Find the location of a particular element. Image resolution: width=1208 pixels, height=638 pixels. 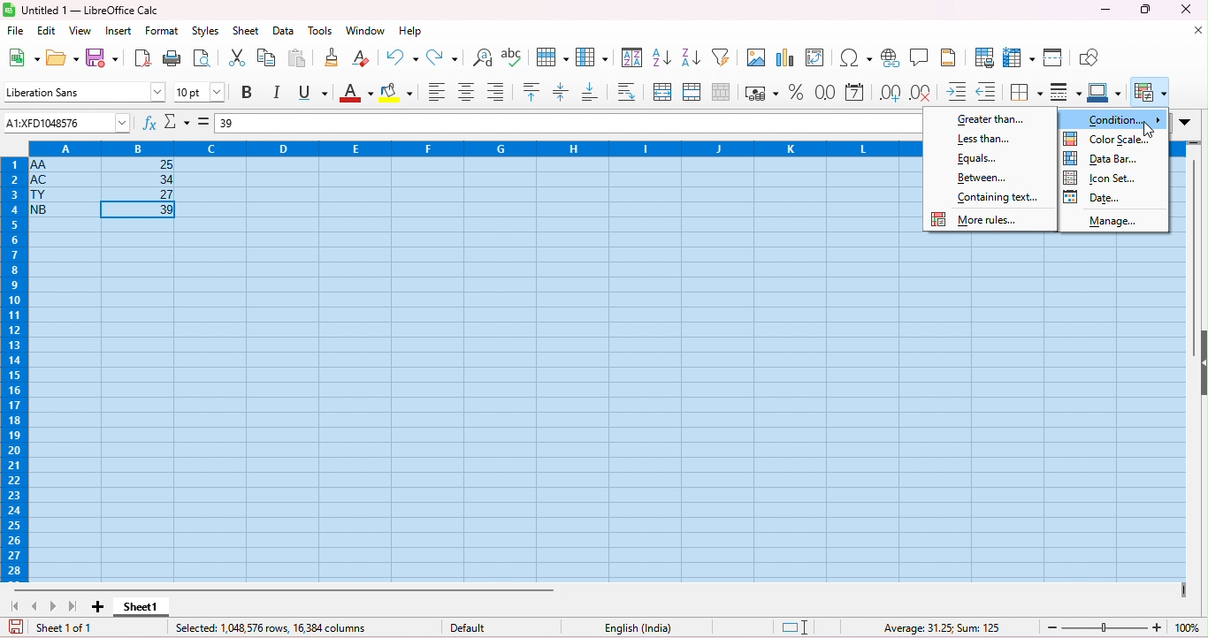

unmerge is located at coordinates (719, 91).